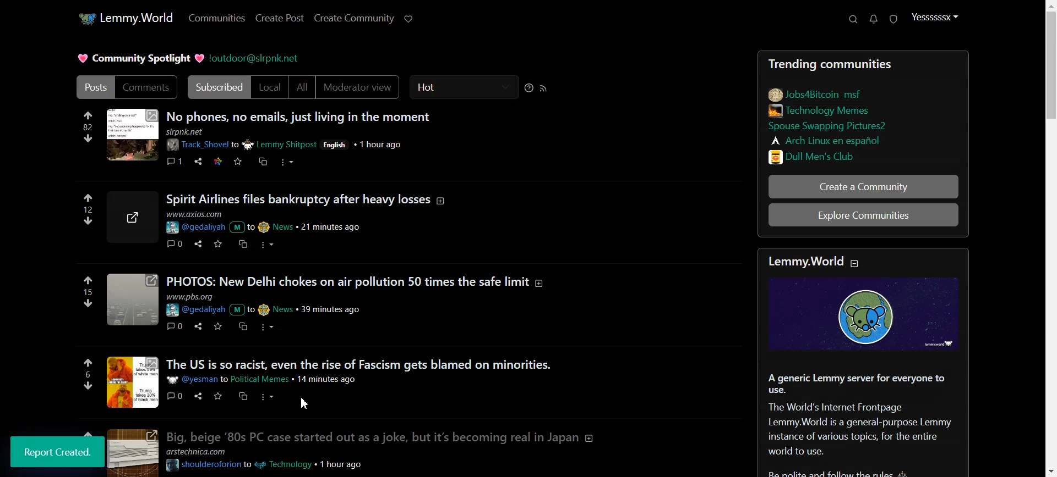 This screenshot has width=1057, height=477. I want to click on image, so click(868, 315).